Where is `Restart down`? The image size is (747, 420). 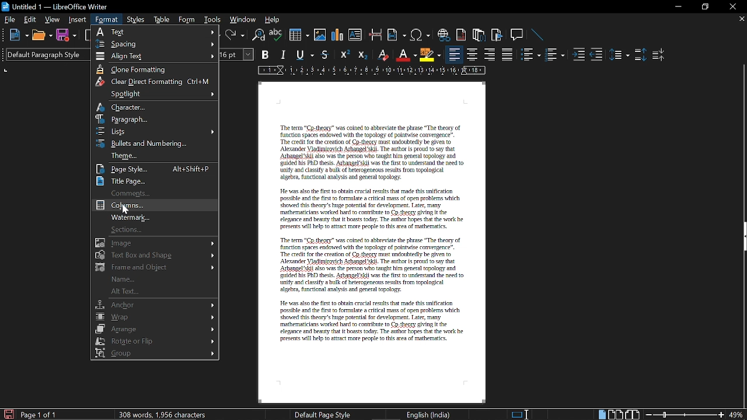 Restart down is located at coordinates (704, 8).